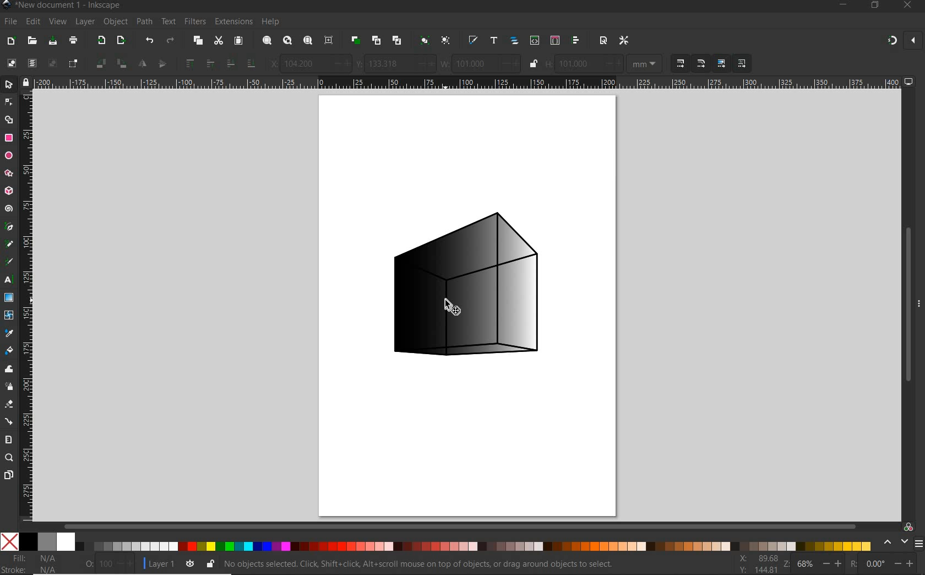  What do you see at coordinates (173, 40) in the screenshot?
I see `REDO` at bounding box center [173, 40].